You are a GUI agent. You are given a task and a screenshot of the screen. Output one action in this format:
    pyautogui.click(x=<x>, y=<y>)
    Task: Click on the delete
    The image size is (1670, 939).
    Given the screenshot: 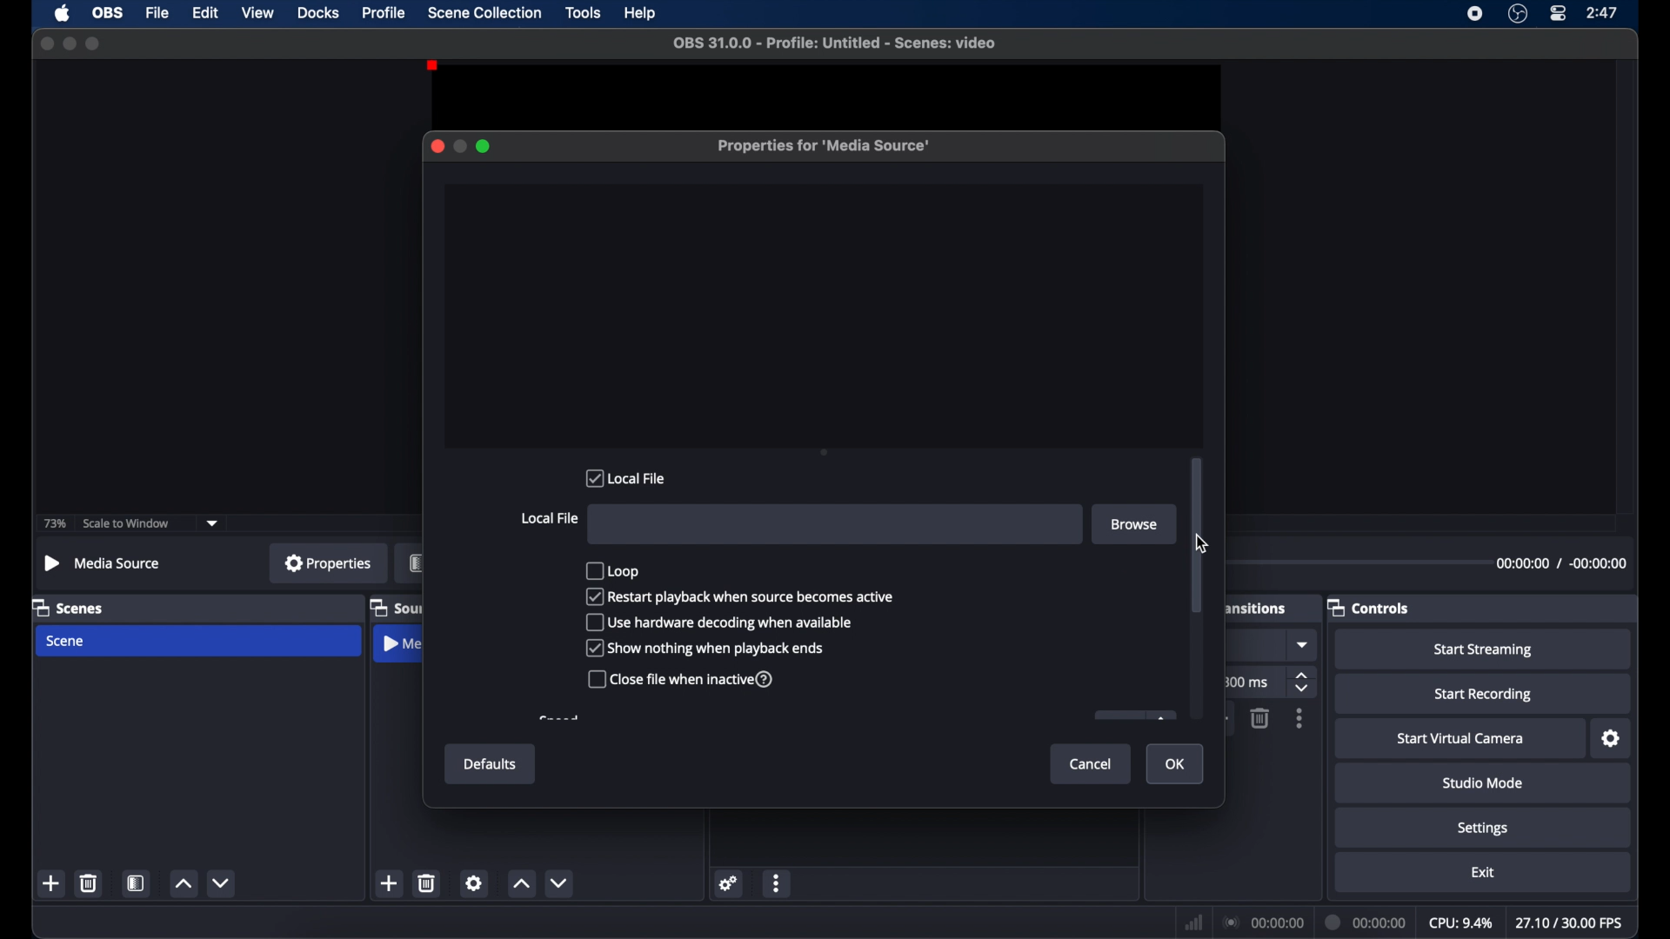 What is the action you would take?
    pyautogui.click(x=1259, y=718)
    